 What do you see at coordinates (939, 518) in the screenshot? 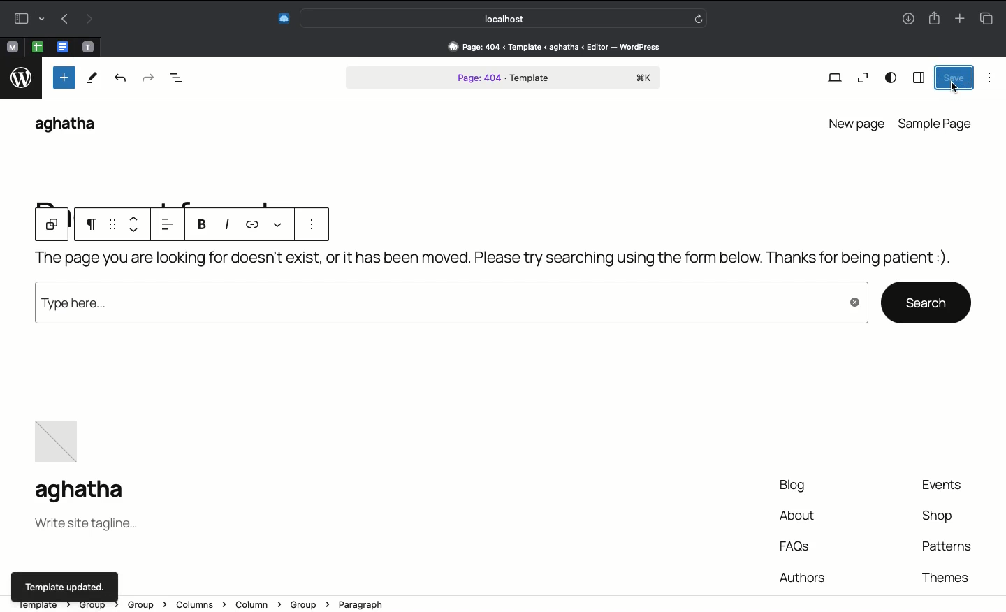
I see `Shop` at bounding box center [939, 518].